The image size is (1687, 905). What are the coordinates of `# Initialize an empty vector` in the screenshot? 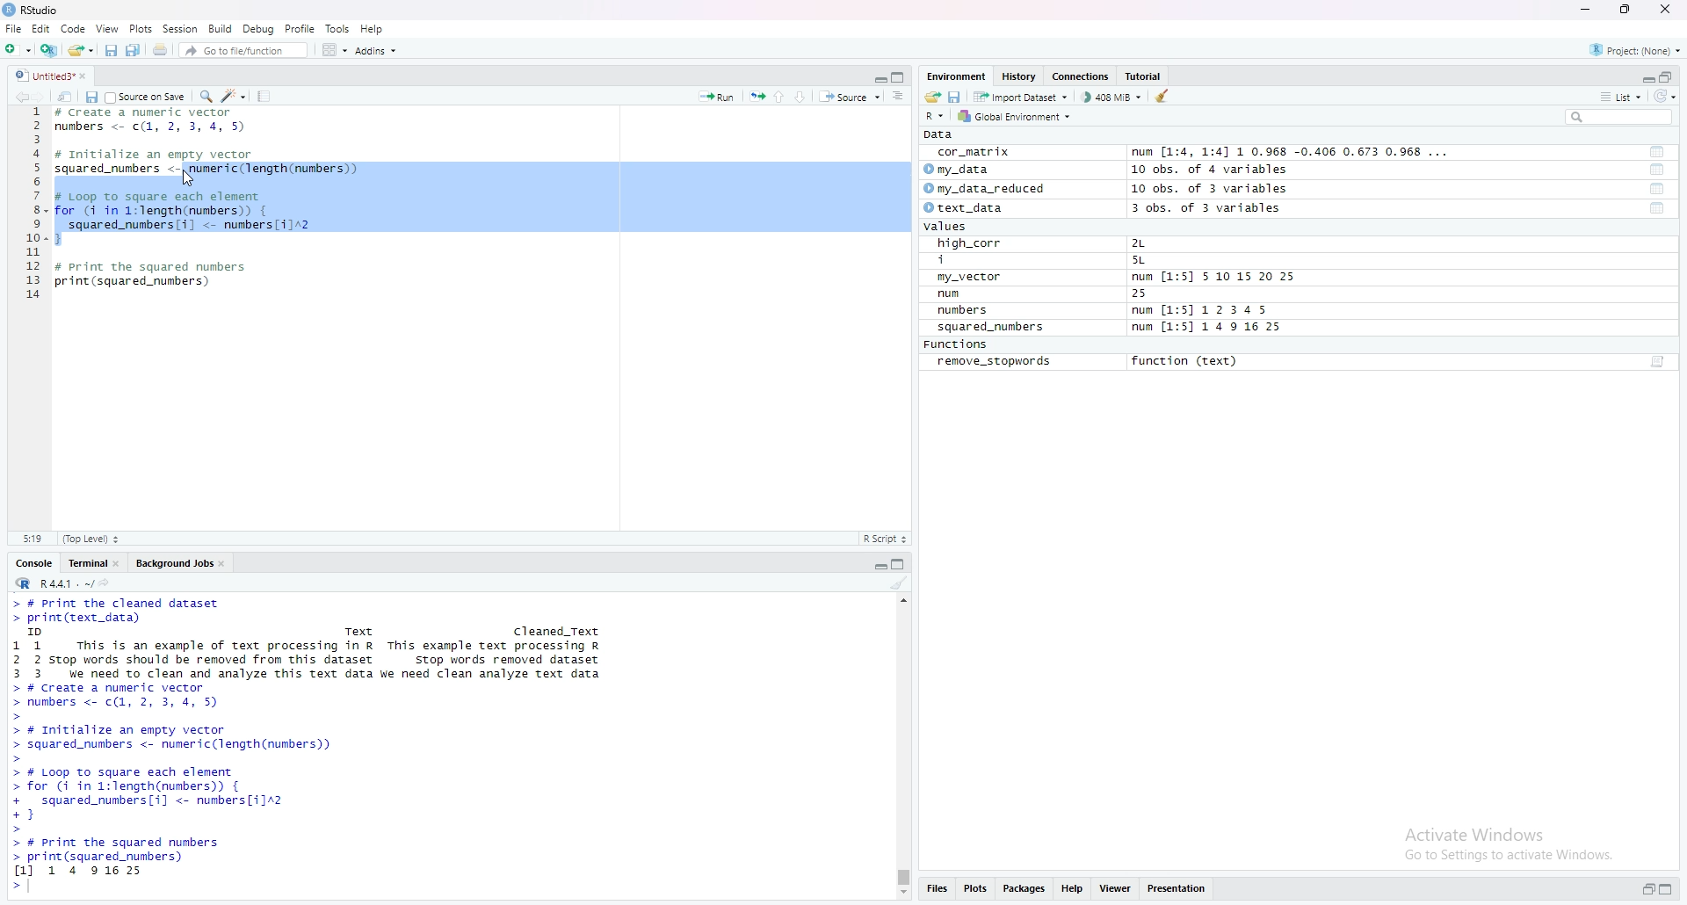 It's located at (159, 155).